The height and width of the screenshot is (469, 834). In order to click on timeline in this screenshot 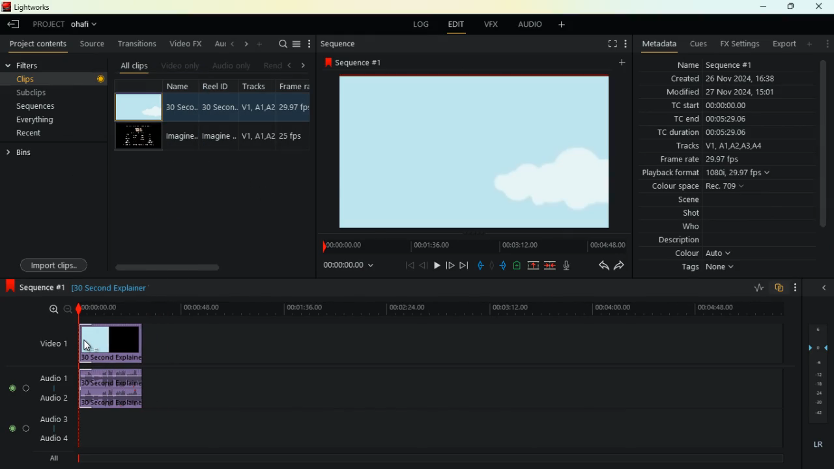, I will do `click(434, 308)`.